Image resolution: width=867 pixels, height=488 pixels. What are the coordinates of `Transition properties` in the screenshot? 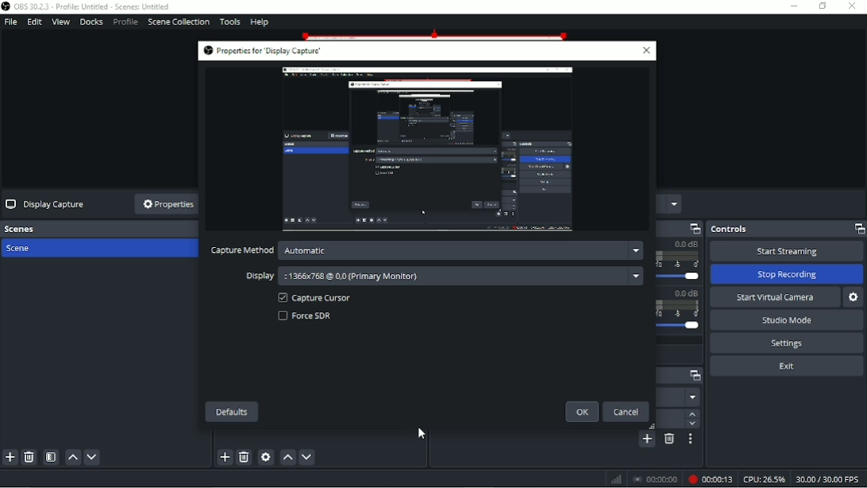 It's located at (692, 440).